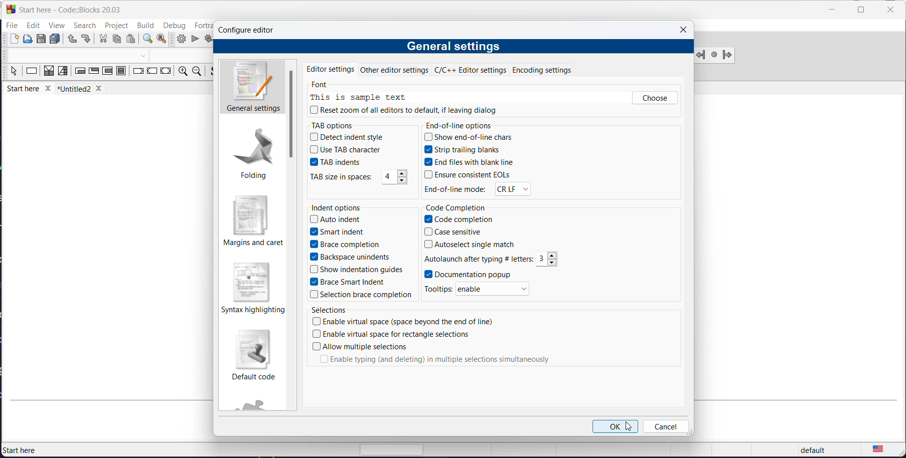  What do you see at coordinates (345, 150) in the screenshot?
I see `use TAB character checkbox` at bounding box center [345, 150].